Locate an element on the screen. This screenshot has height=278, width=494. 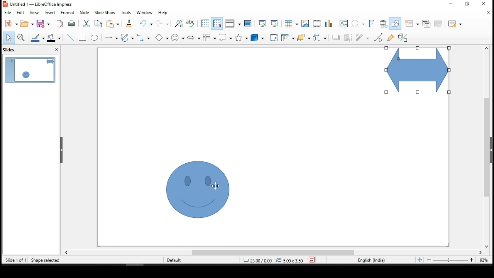
flowchart is located at coordinates (210, 37).